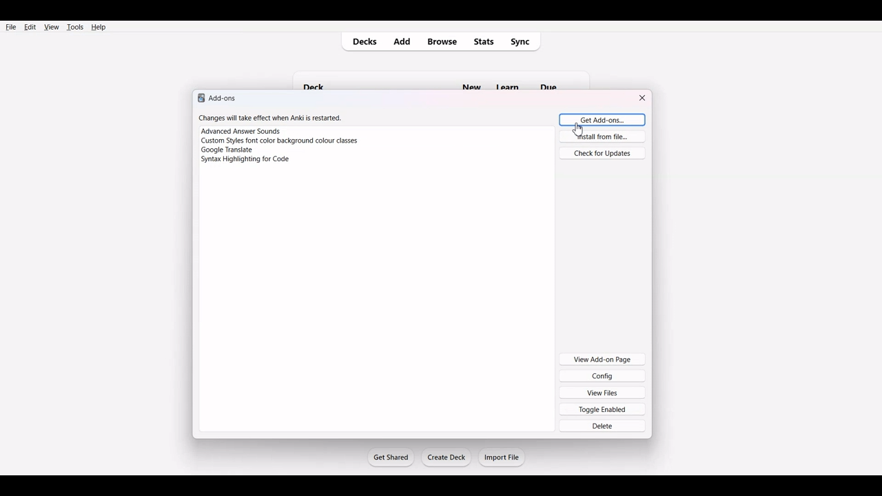  I want to click on , so click(557, 79).